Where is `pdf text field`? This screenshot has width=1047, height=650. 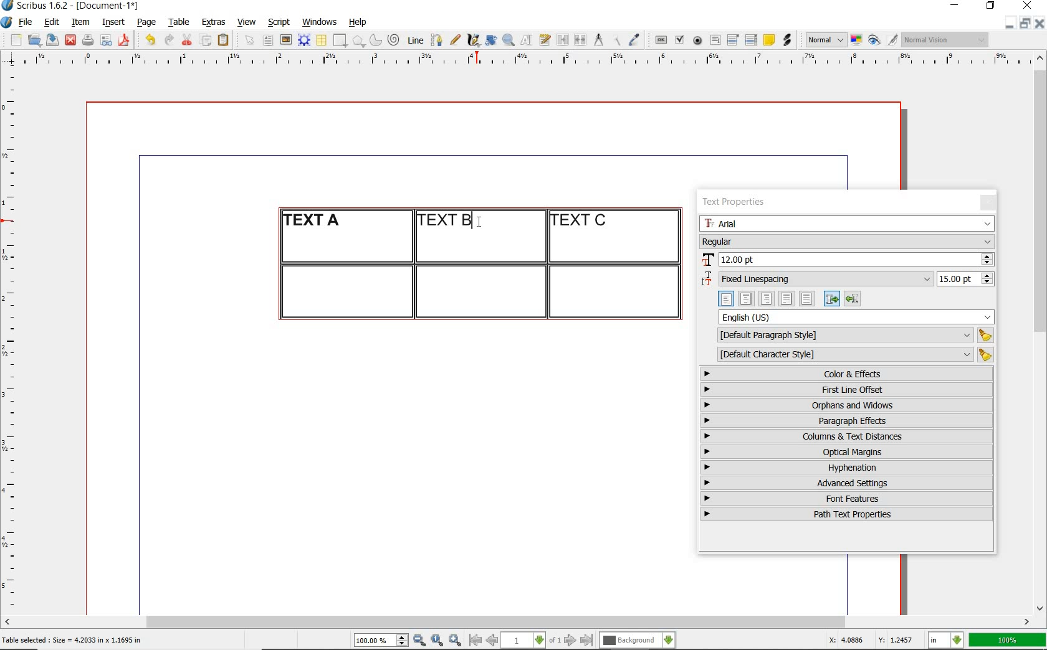 pdf text field is located at coordinates (715, 41).